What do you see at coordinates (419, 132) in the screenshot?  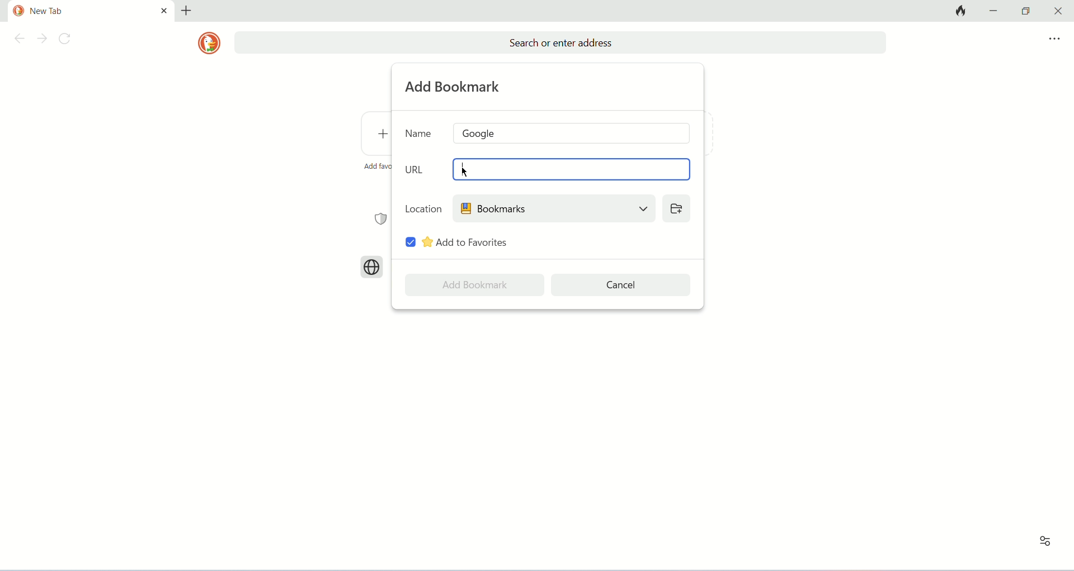 I see `NAME` at bounding box center [419, 132].